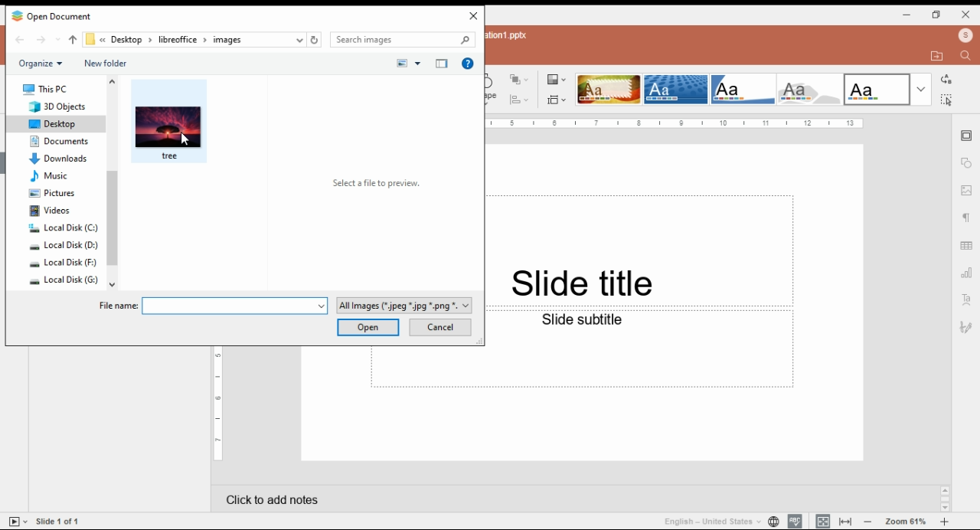 Image resolution: width=980 pixels, height=530 pixels. Describe the element at coordinates (57, 106) in the screenshot. I see `3D objects` at that location.